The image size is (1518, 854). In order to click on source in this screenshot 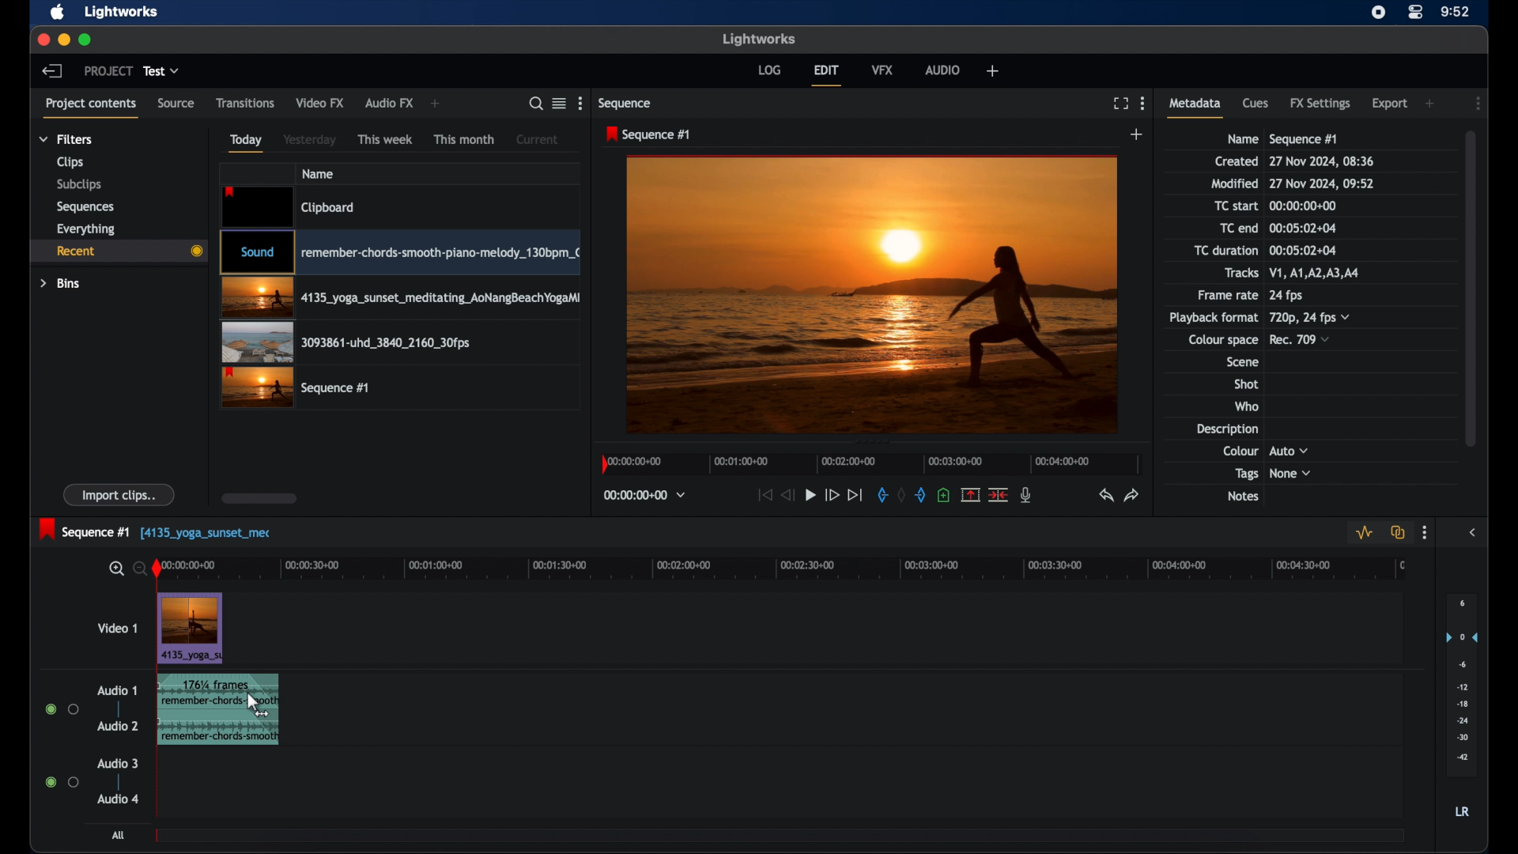, I will do `click(176, 102)`.